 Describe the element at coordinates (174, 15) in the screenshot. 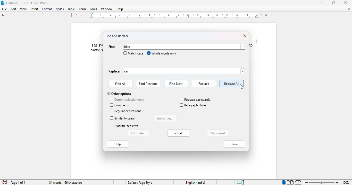

I see `ruler` at that location.